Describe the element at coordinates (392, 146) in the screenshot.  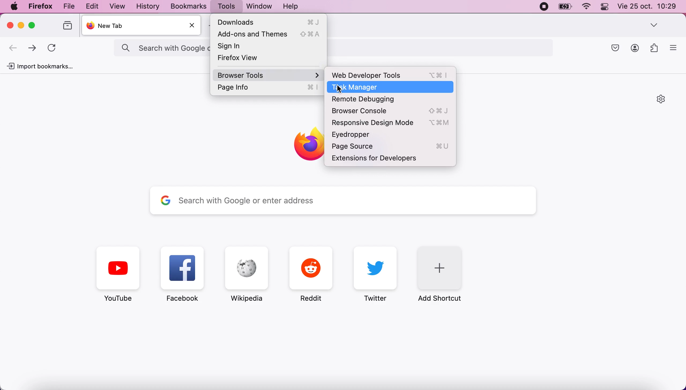
I see `Page Source` at that location.